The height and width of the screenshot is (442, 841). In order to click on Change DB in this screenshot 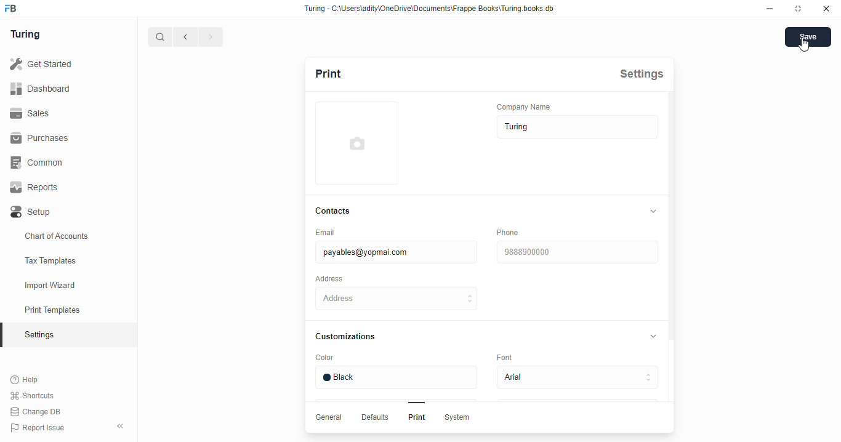, I will do `click(35, 412)`.